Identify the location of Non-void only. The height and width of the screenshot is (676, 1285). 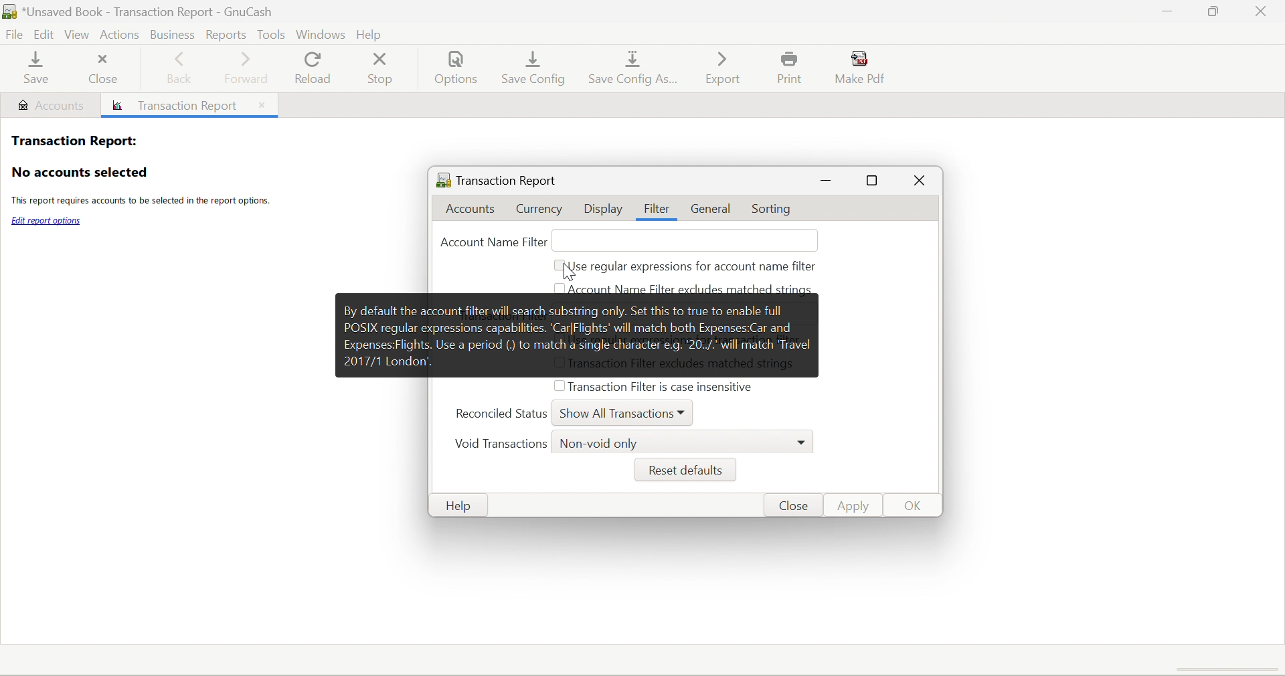
(600, 444).